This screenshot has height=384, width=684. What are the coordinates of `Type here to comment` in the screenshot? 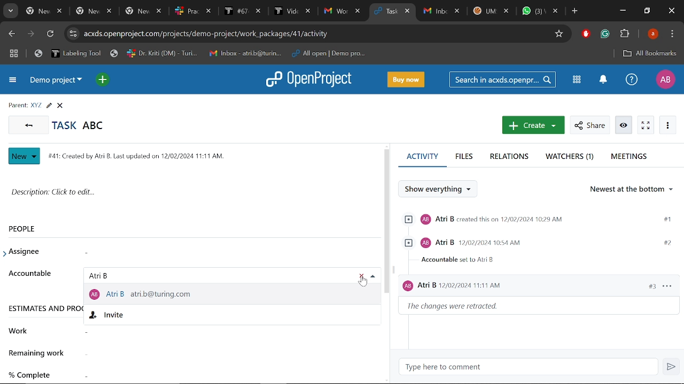 It's located at (440, 368).